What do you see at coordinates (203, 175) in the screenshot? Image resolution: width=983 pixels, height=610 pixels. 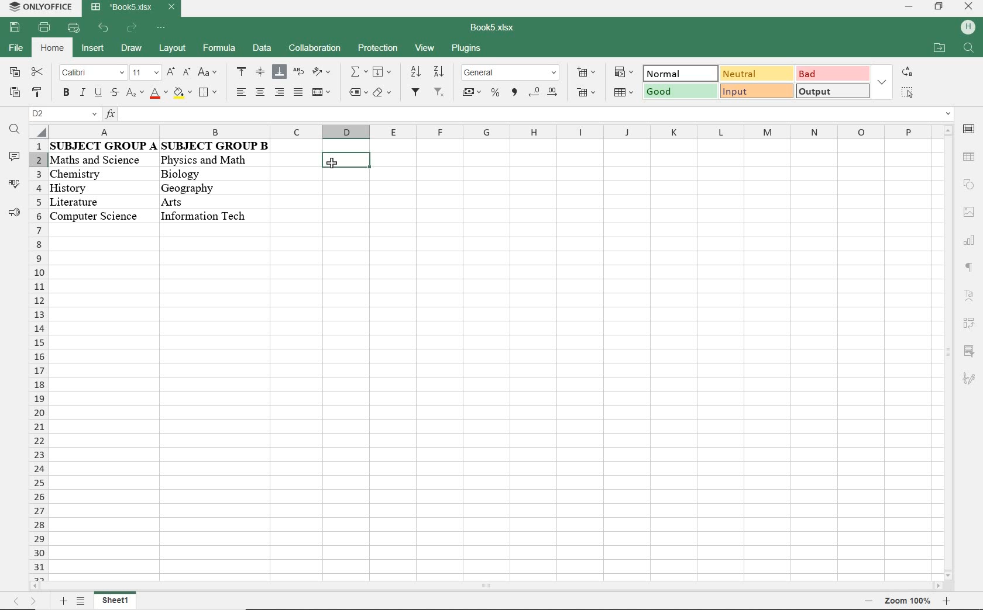 I see `biology` at bounding box center [203, 175].